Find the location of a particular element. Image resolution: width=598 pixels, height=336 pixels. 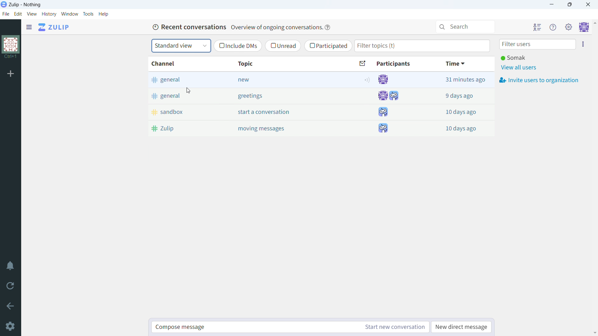

10 days ago is located at coordinates (461, 112).